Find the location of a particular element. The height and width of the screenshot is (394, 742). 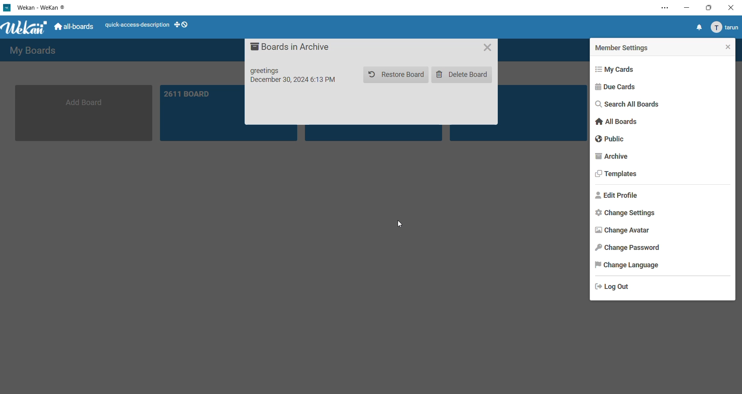

due cards is located at coordinates (616, 88).